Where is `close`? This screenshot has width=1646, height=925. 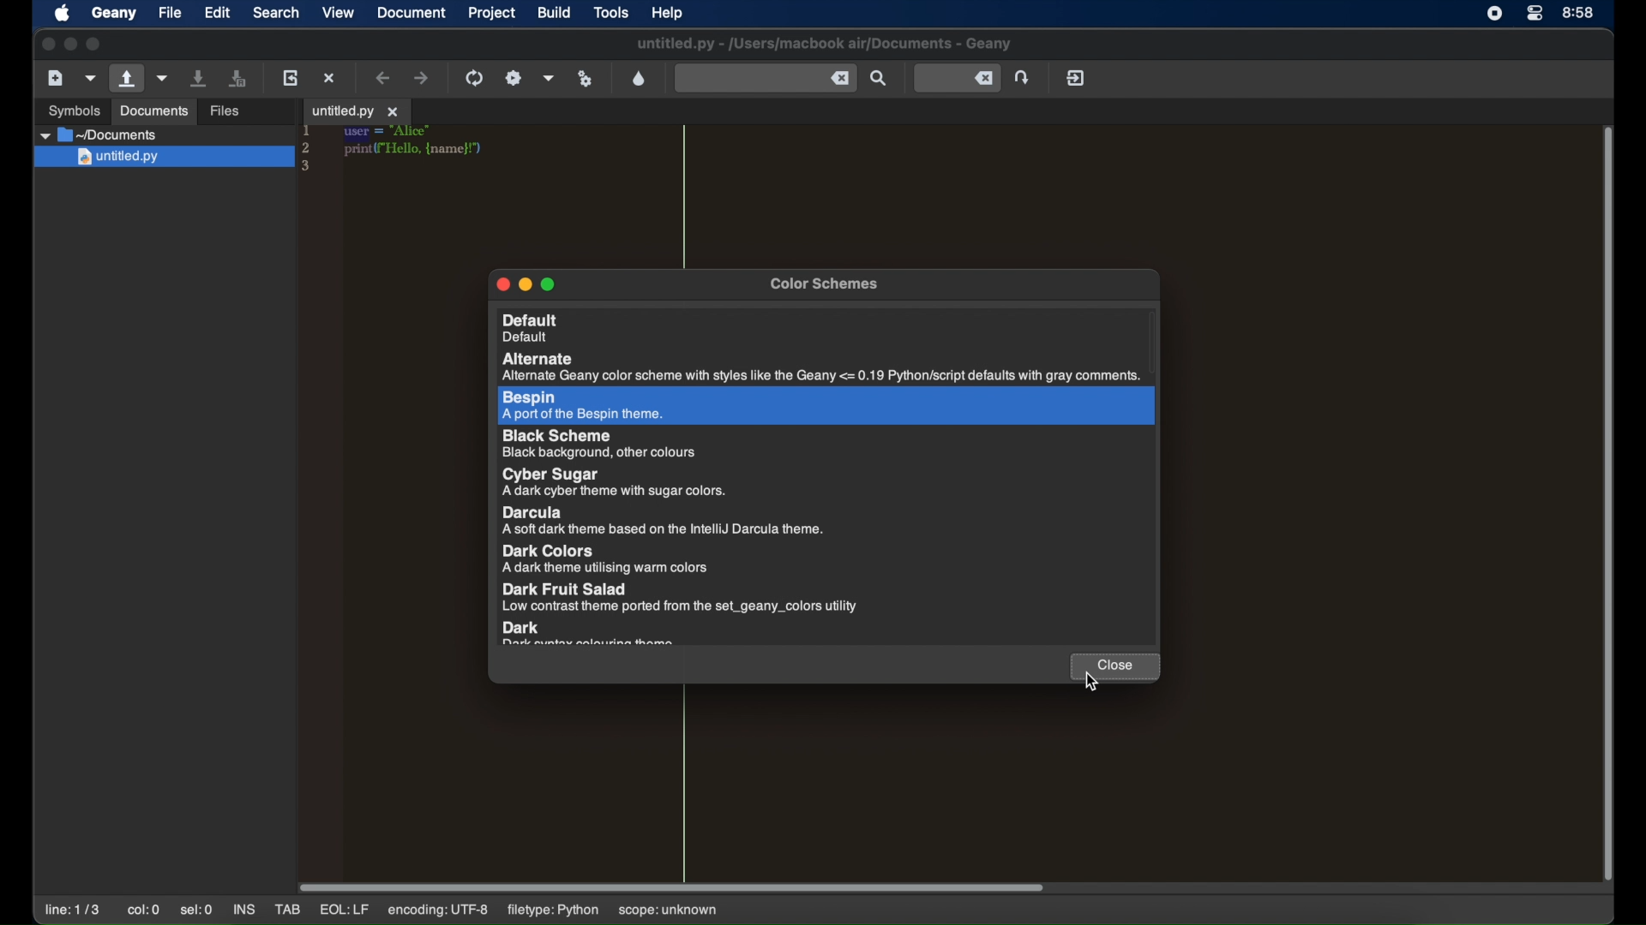
close is located at coordinates (1113, 666).